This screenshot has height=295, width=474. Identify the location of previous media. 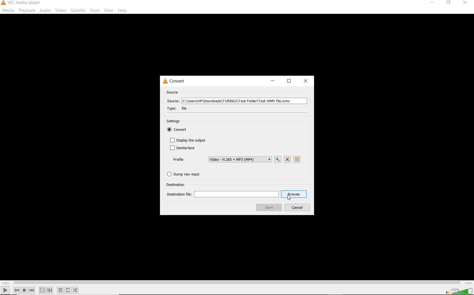
(17, 290).